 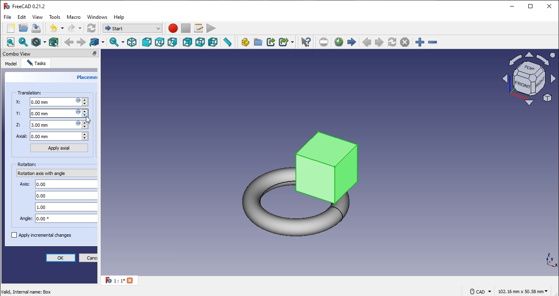 What do you see at coordinates (57, 28) in the screenshot?
I see `undo` at bounding box center [57, 28].